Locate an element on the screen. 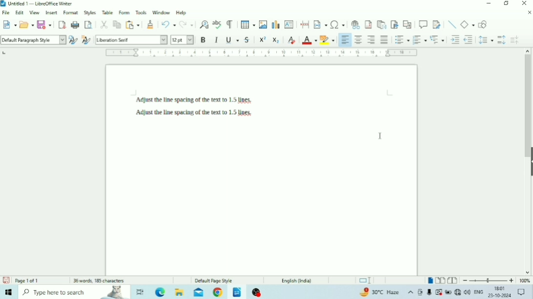 The height and width of the screenshot is (299, 533). Update Selected Style is located at coordinates (73, 39).